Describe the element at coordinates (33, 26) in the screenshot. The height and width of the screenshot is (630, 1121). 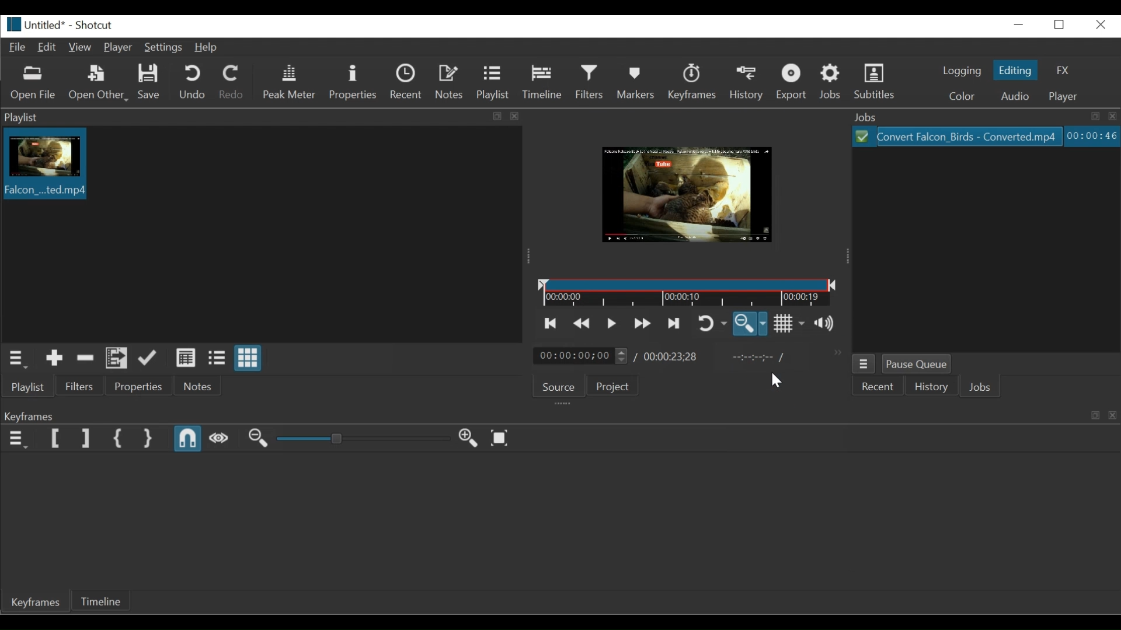
I see `File name` at that location.